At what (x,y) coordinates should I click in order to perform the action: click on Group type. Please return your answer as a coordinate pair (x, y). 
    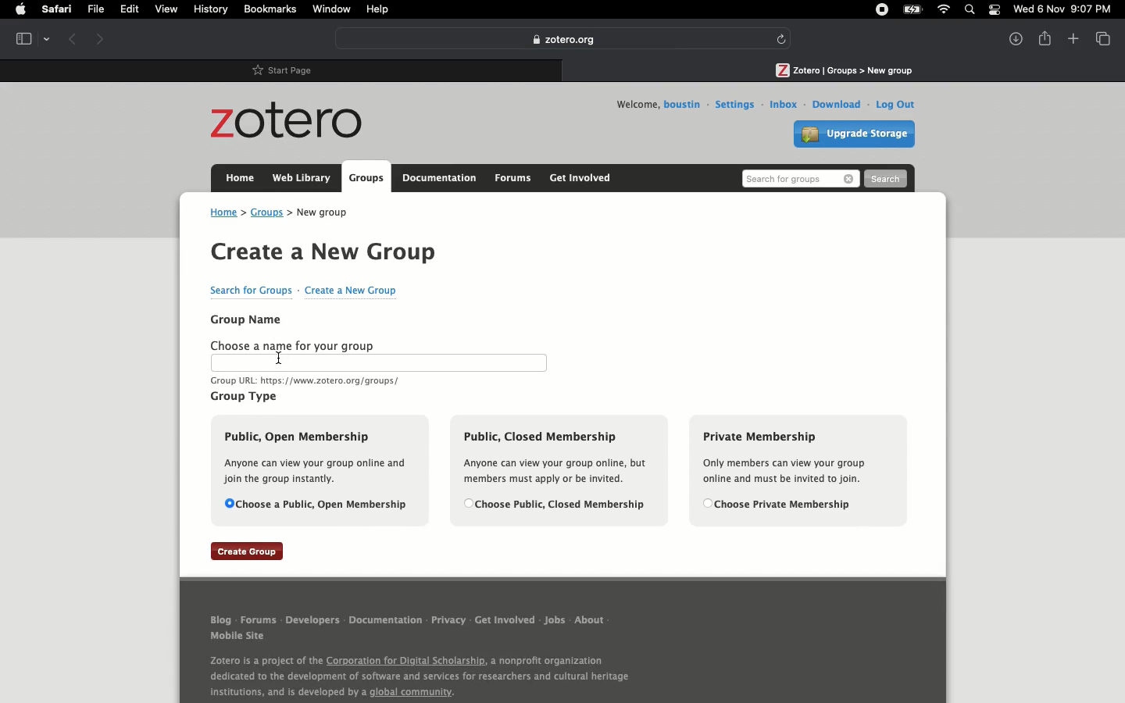
    Looking at the image, I should click on (245, 397).